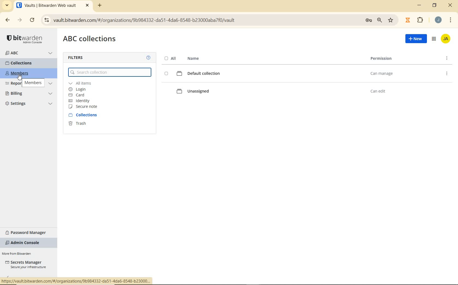  I want to click on PERMISSION, so click(381, 59).